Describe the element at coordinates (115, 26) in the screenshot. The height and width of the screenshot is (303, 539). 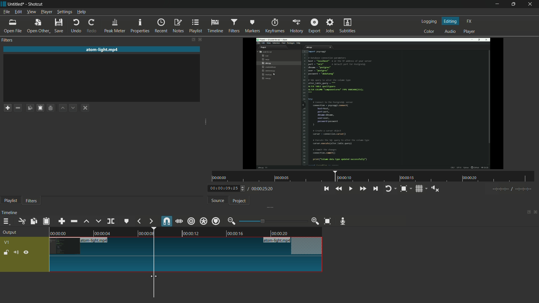
I see `peak meter` at that location.